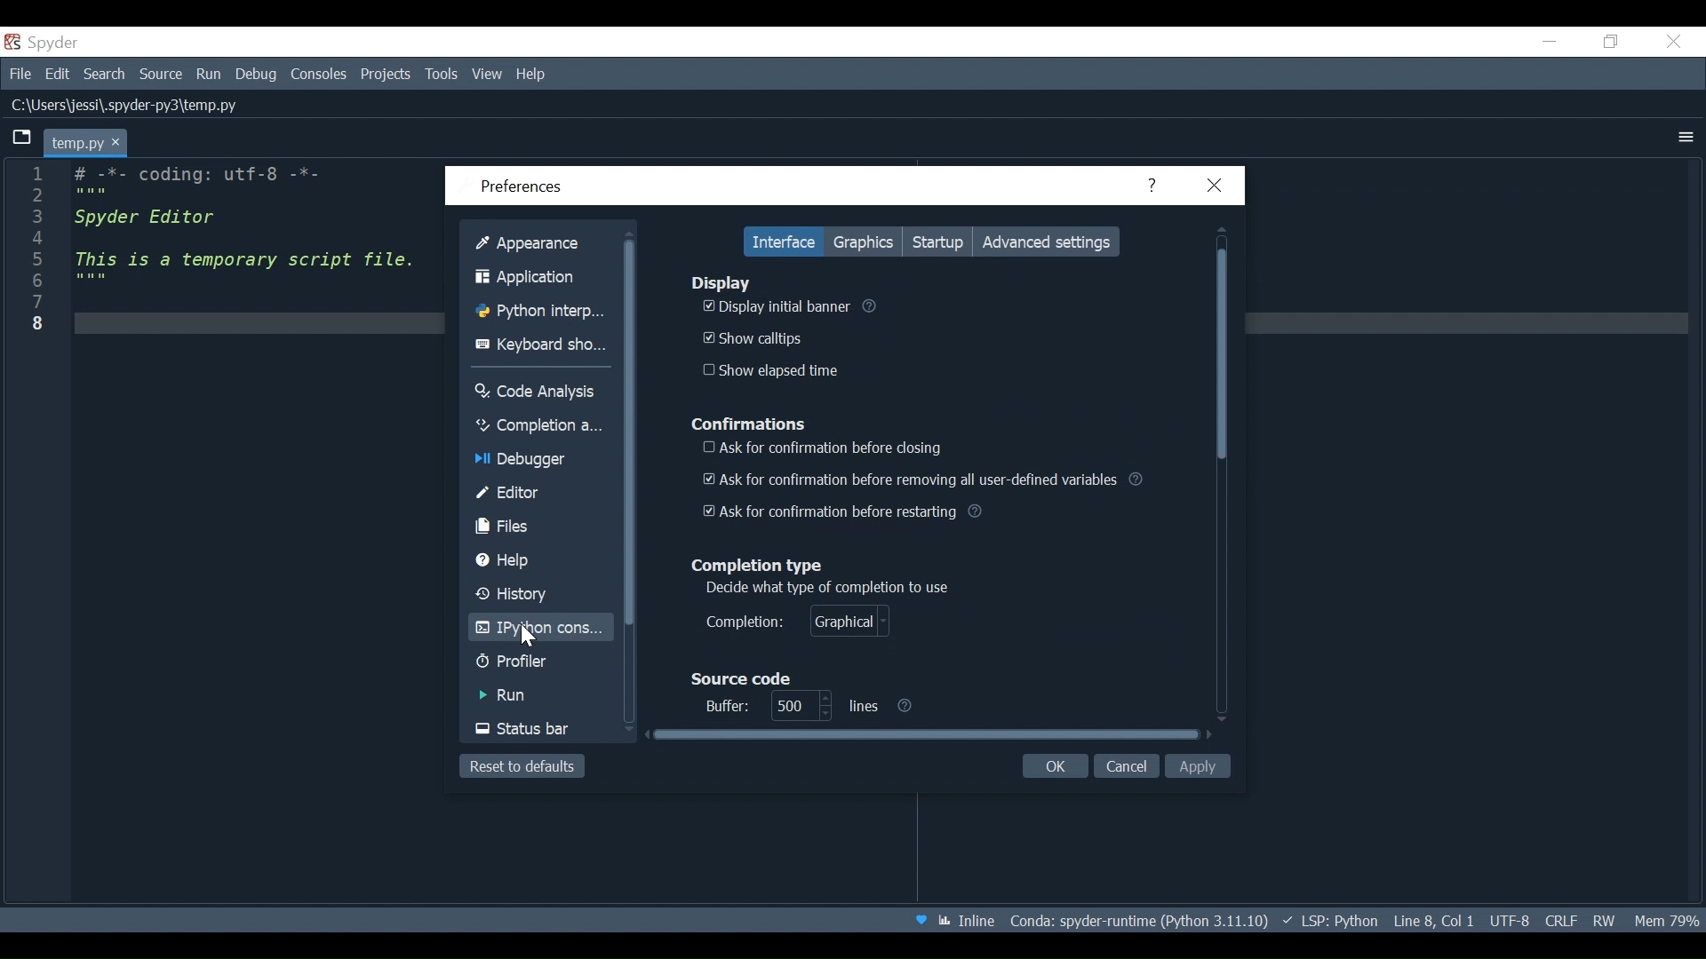  I want to click on Profiler, so click(522, 663).